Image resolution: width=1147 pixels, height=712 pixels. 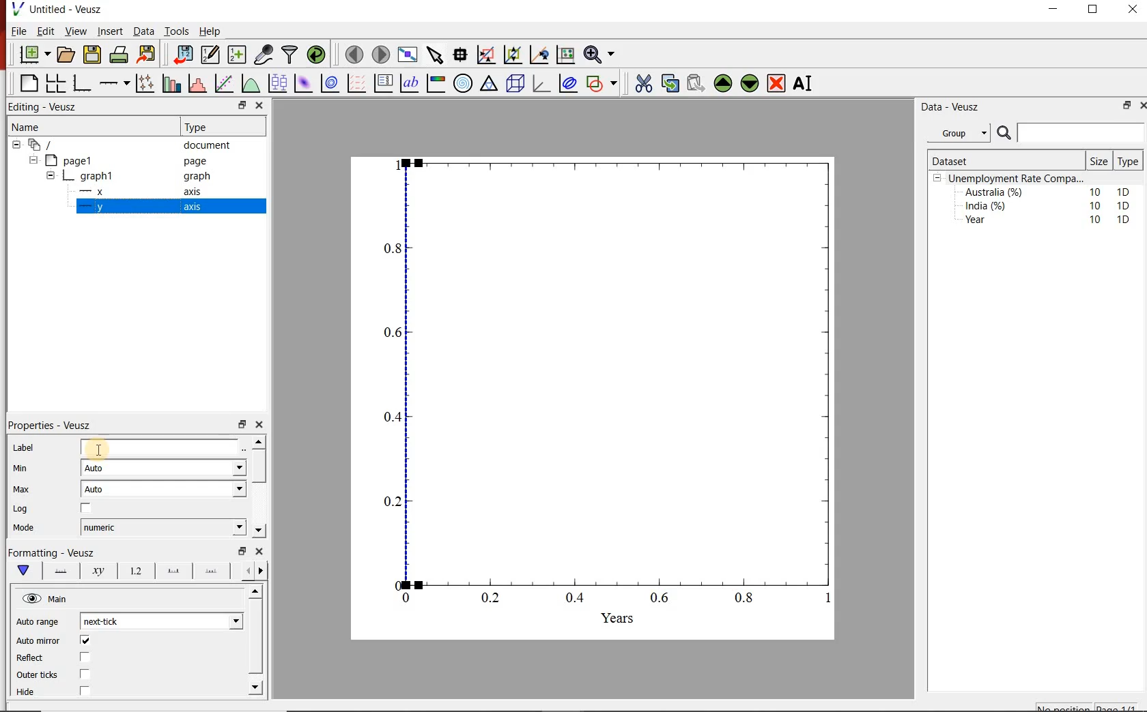 What do you see at coordinates (489, 83) in the screenshot?
I see `ternary graph` at bounding box center [489, 83].